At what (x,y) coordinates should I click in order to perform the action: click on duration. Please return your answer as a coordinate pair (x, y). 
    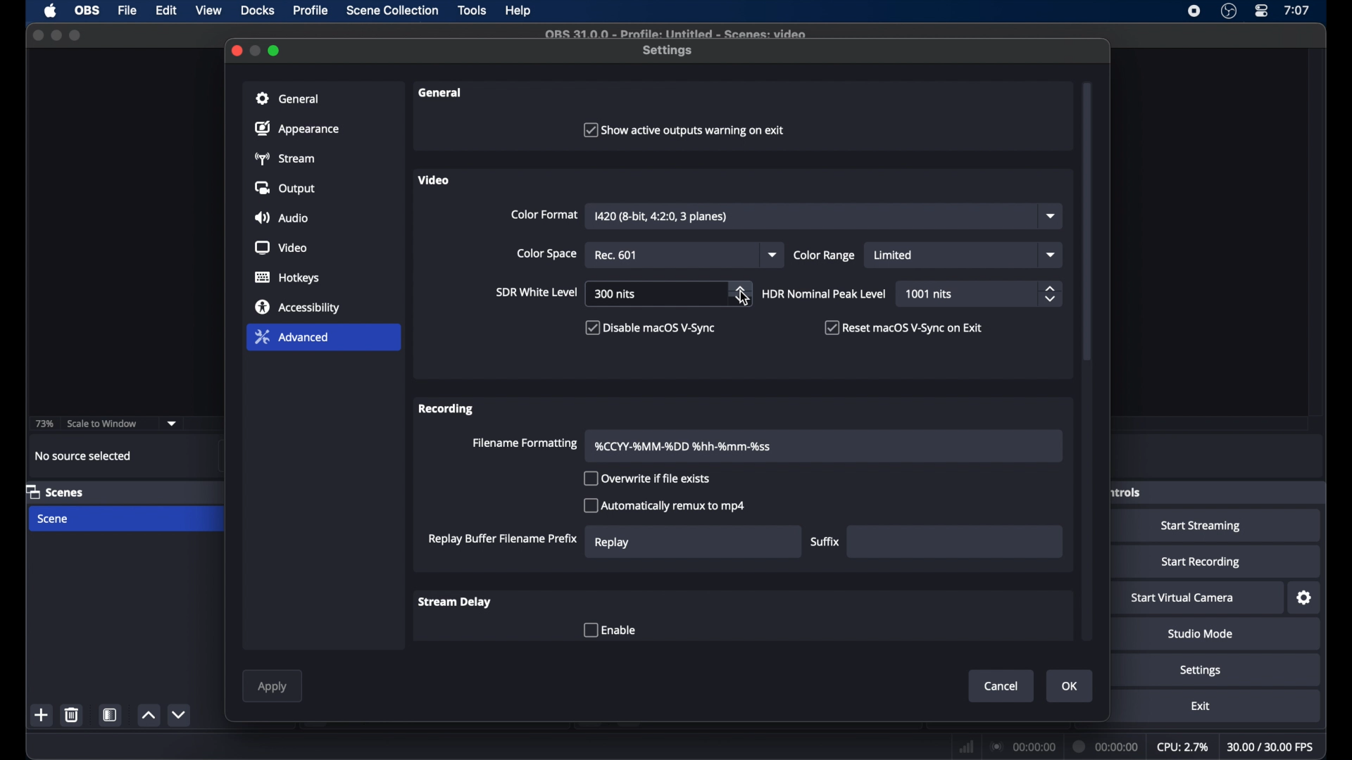
    Looking at the image, I should click on (1107, 745).